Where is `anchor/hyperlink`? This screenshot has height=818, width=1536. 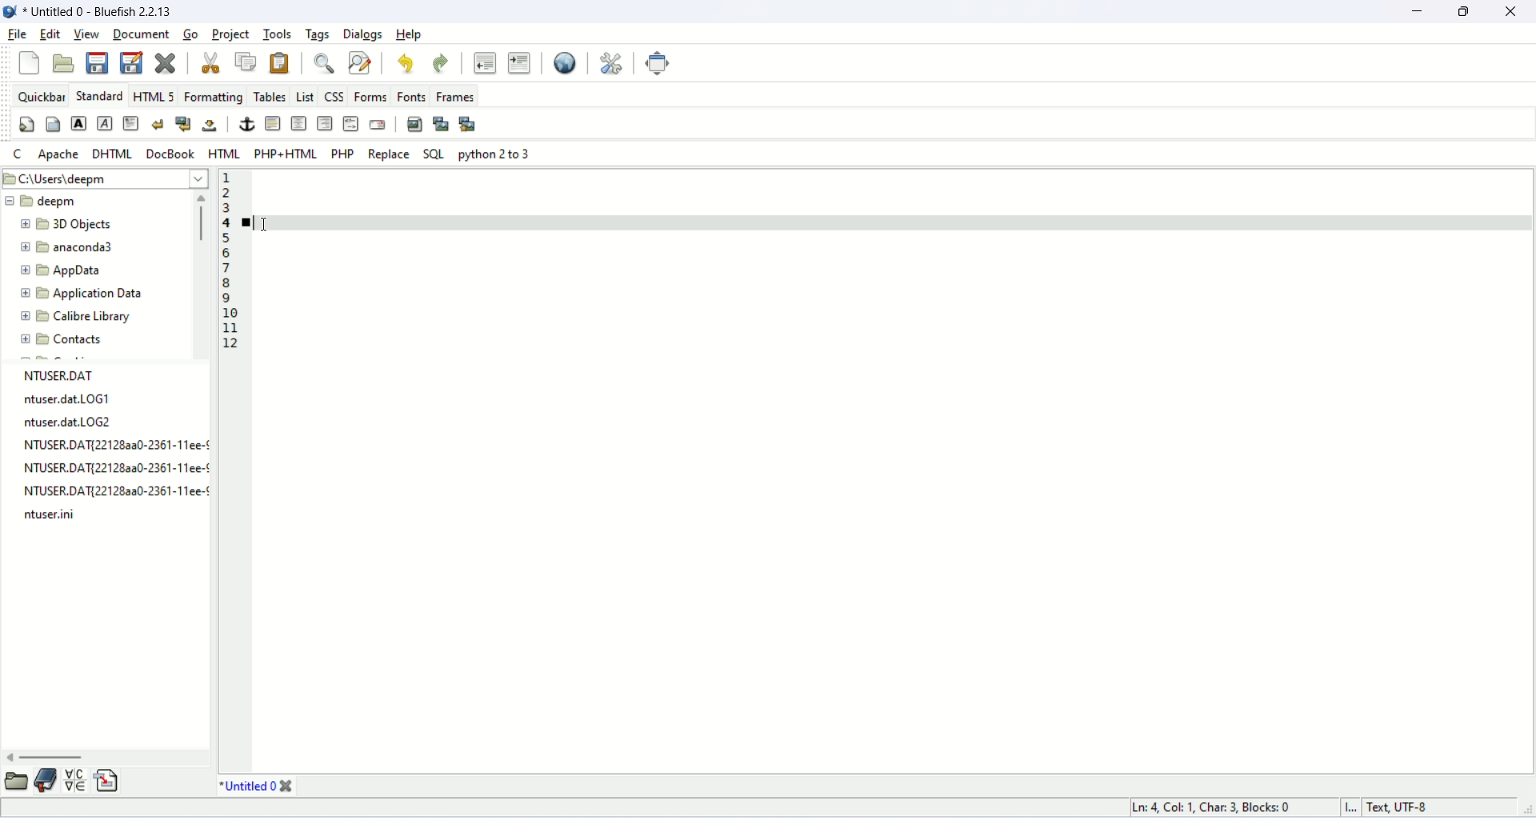
anchor/hyperlink is located at coordinates (245, 122).